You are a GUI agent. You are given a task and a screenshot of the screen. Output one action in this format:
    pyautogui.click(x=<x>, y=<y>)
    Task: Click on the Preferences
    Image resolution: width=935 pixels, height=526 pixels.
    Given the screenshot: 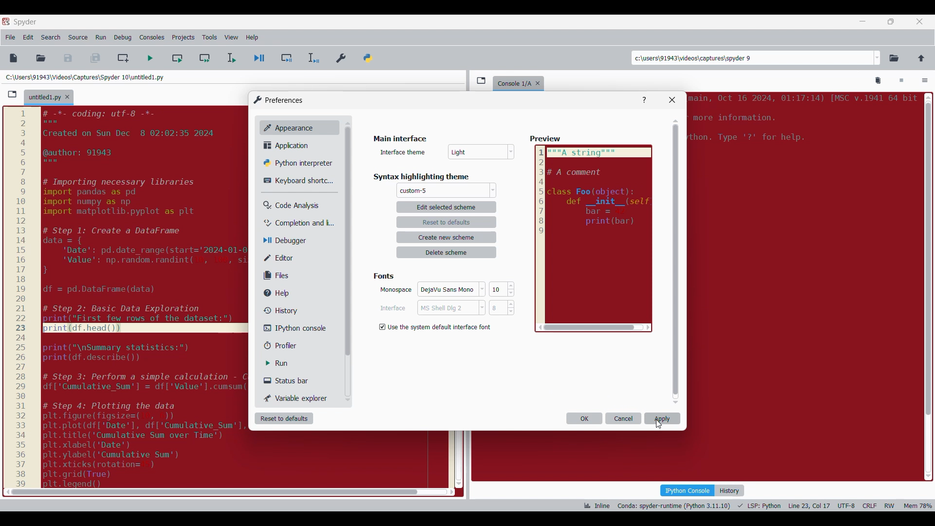 What is the action you would take?
    pyautogui.click(x=342, y=56)
    